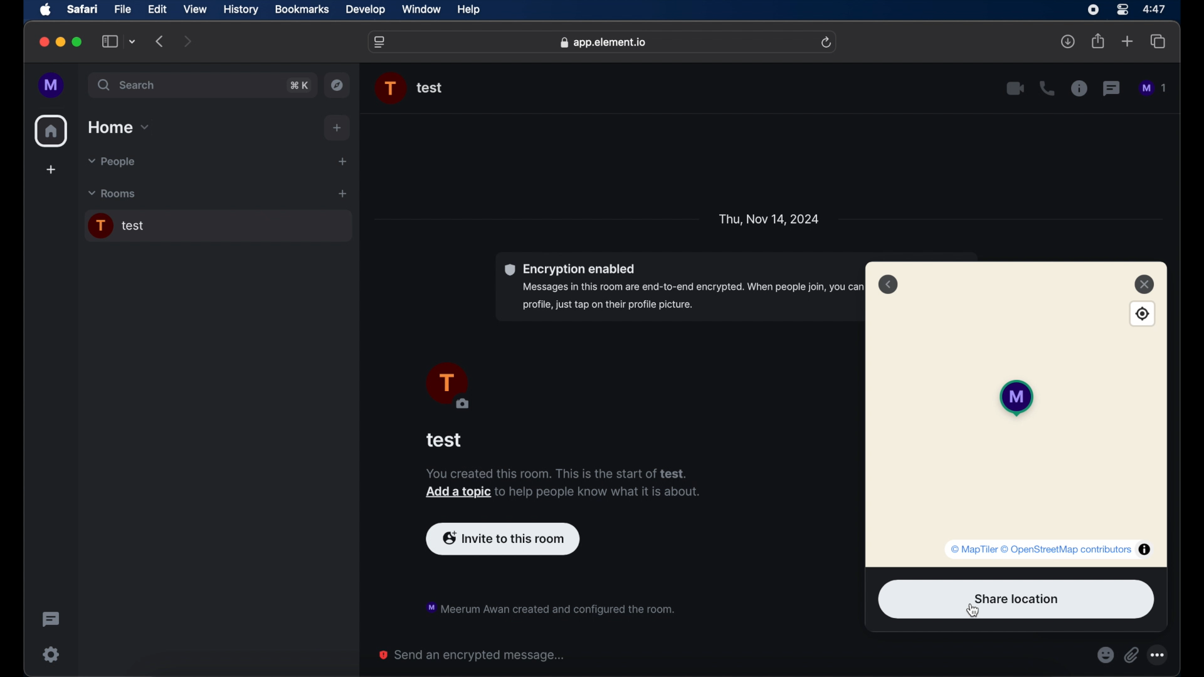 The height and width of the screenshot is (677, 1204). Describe the element at coordinates (677, 287) in the screenshot. I see `encryption enable` at that location.